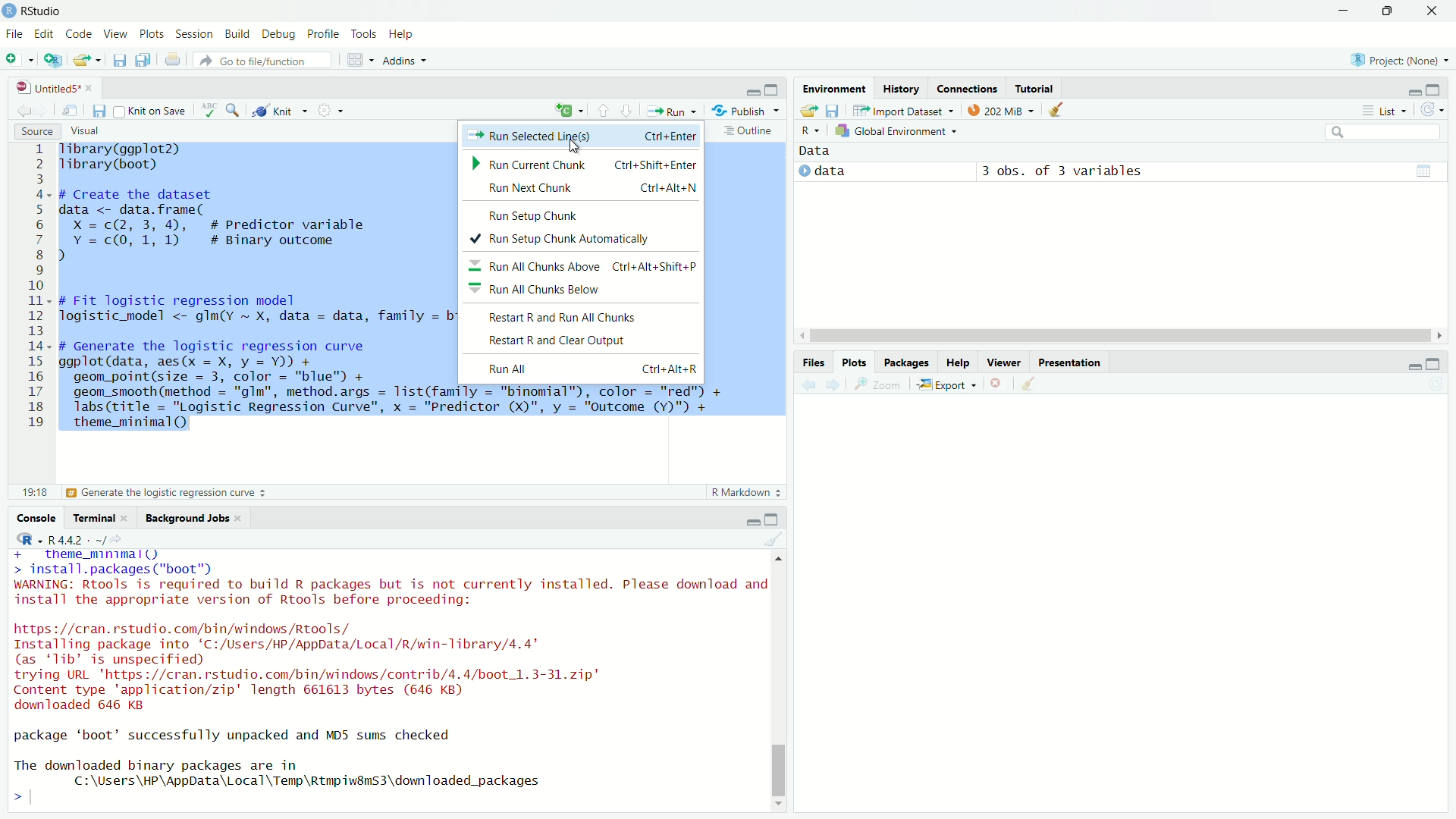  Describe the element at coordinates (89, 89) in the screenshot. I see `close` at that location.